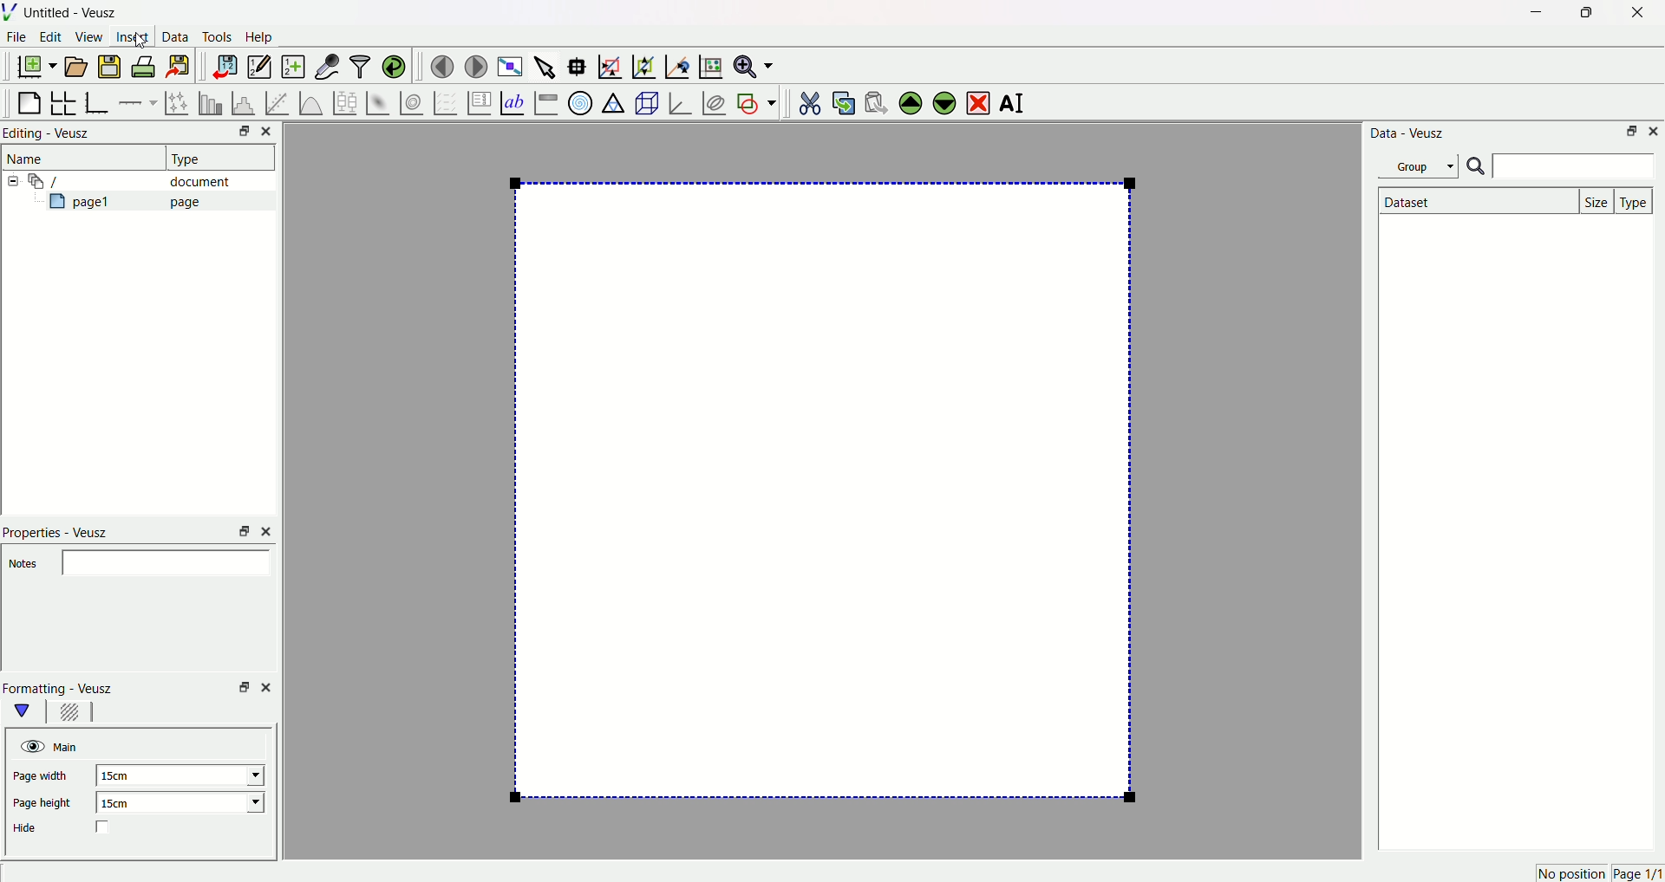  What do you see at coordinates (344, 101) in the screenshot?
I see `plot box plots` at bounding box center [344, 101].